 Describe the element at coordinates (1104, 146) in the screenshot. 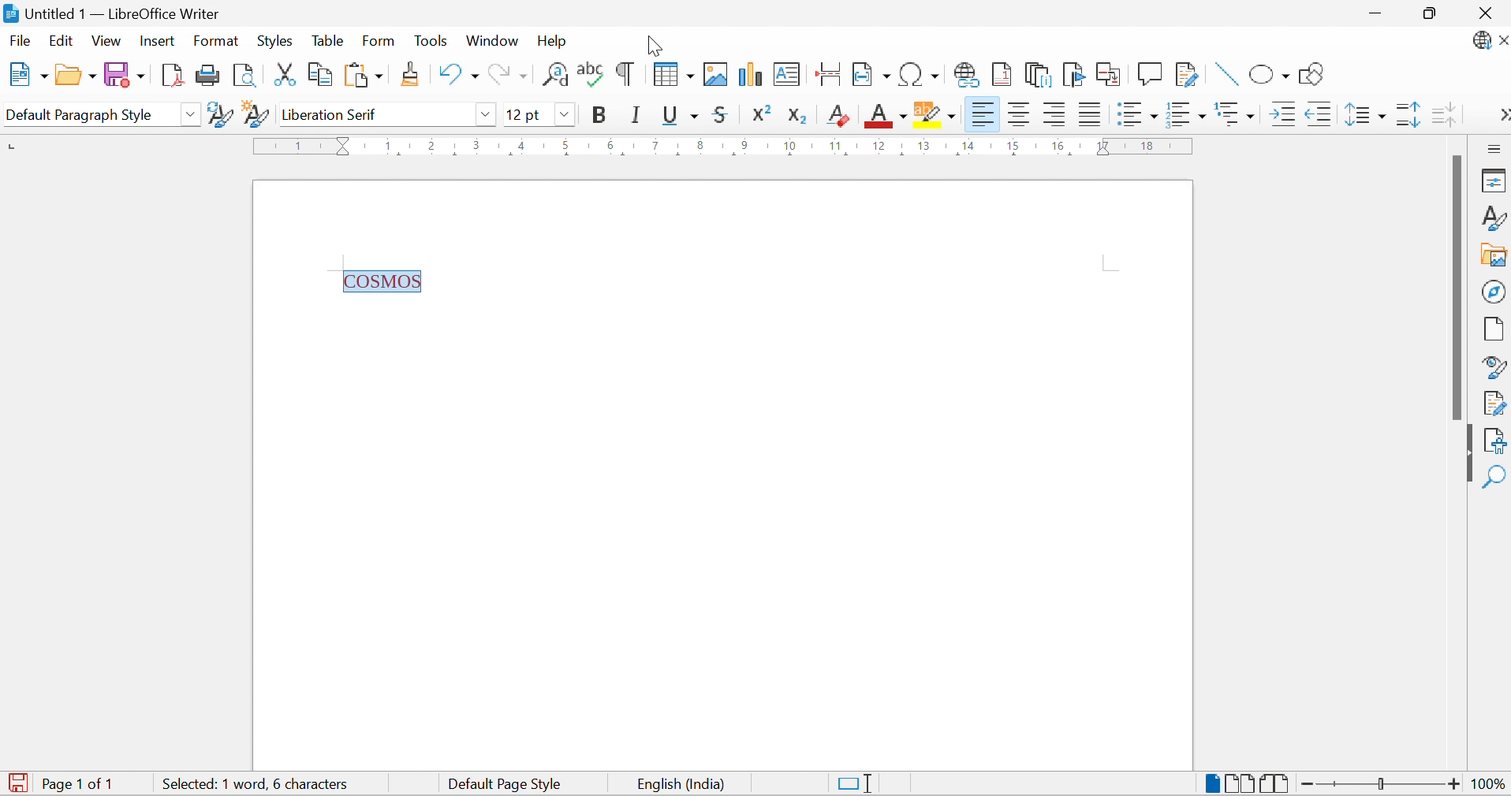

I see `17` at that location.